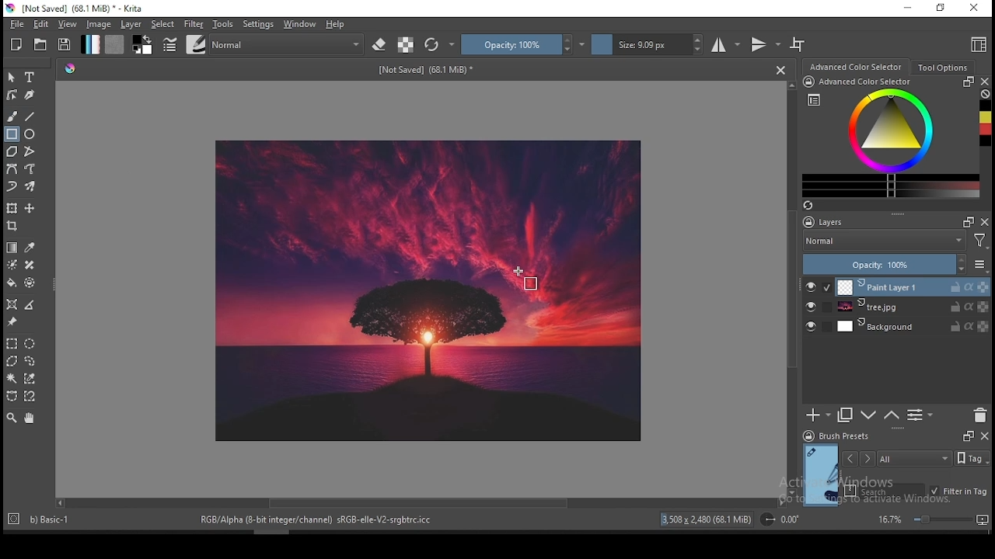  Describe the element at coordinates (973, 8) in the screenshot. I see `close window` at that location.